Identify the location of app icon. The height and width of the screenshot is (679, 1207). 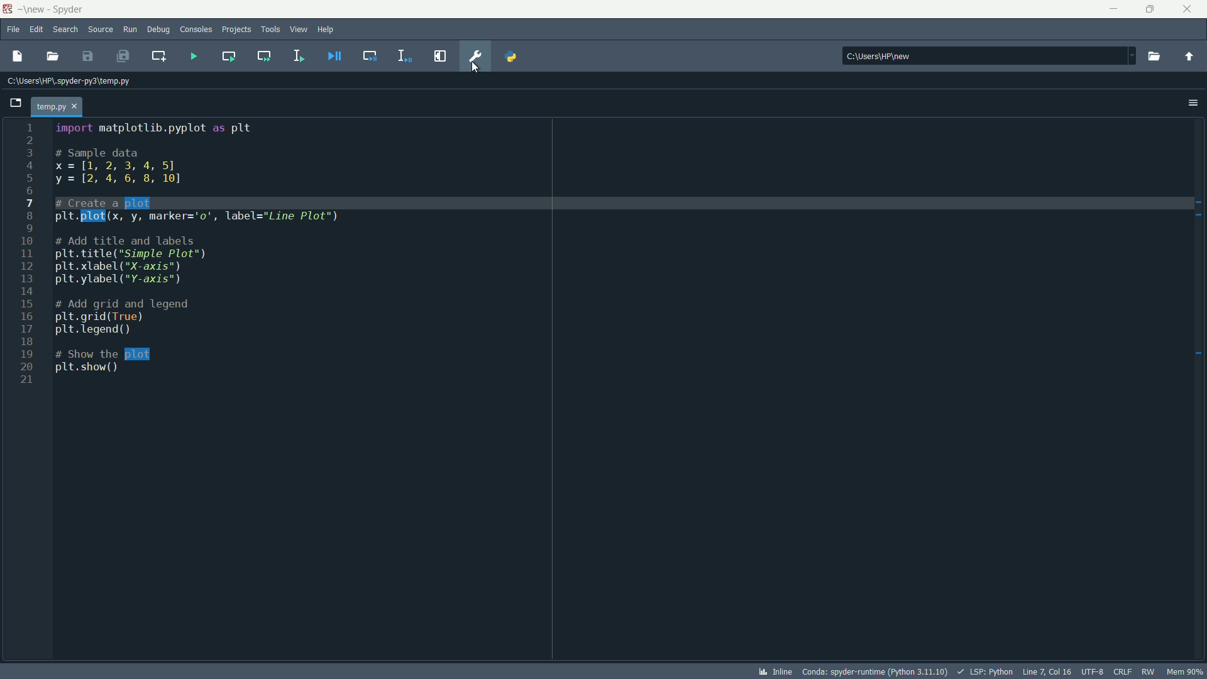
(9, 9).